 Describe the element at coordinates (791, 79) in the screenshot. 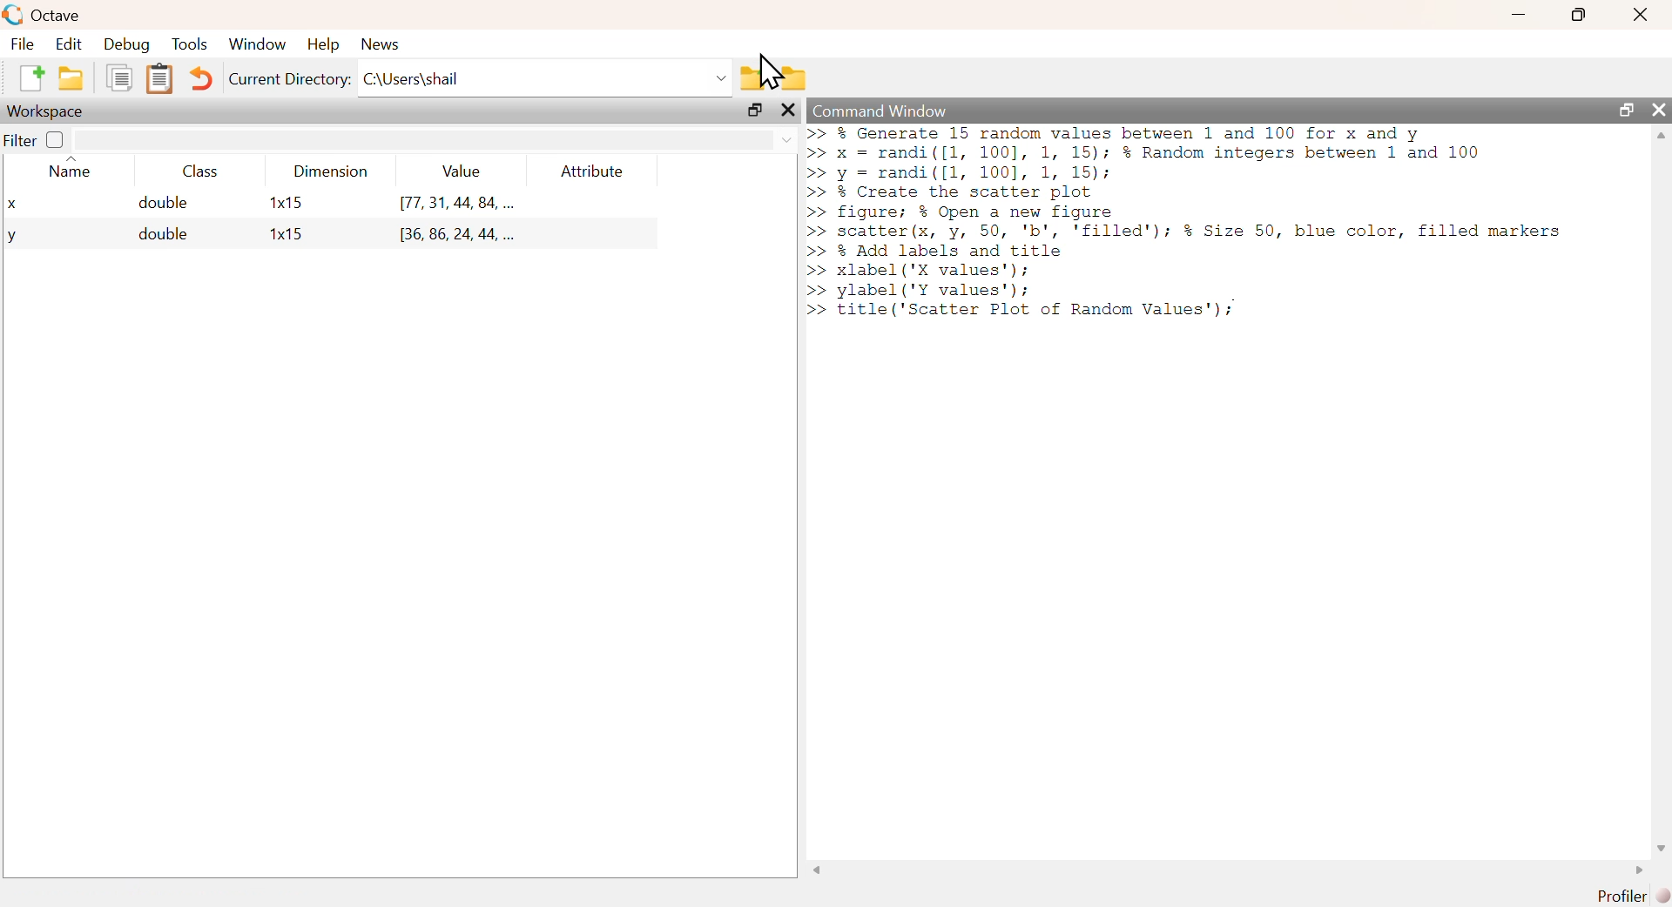

I see `Folder` at that location.